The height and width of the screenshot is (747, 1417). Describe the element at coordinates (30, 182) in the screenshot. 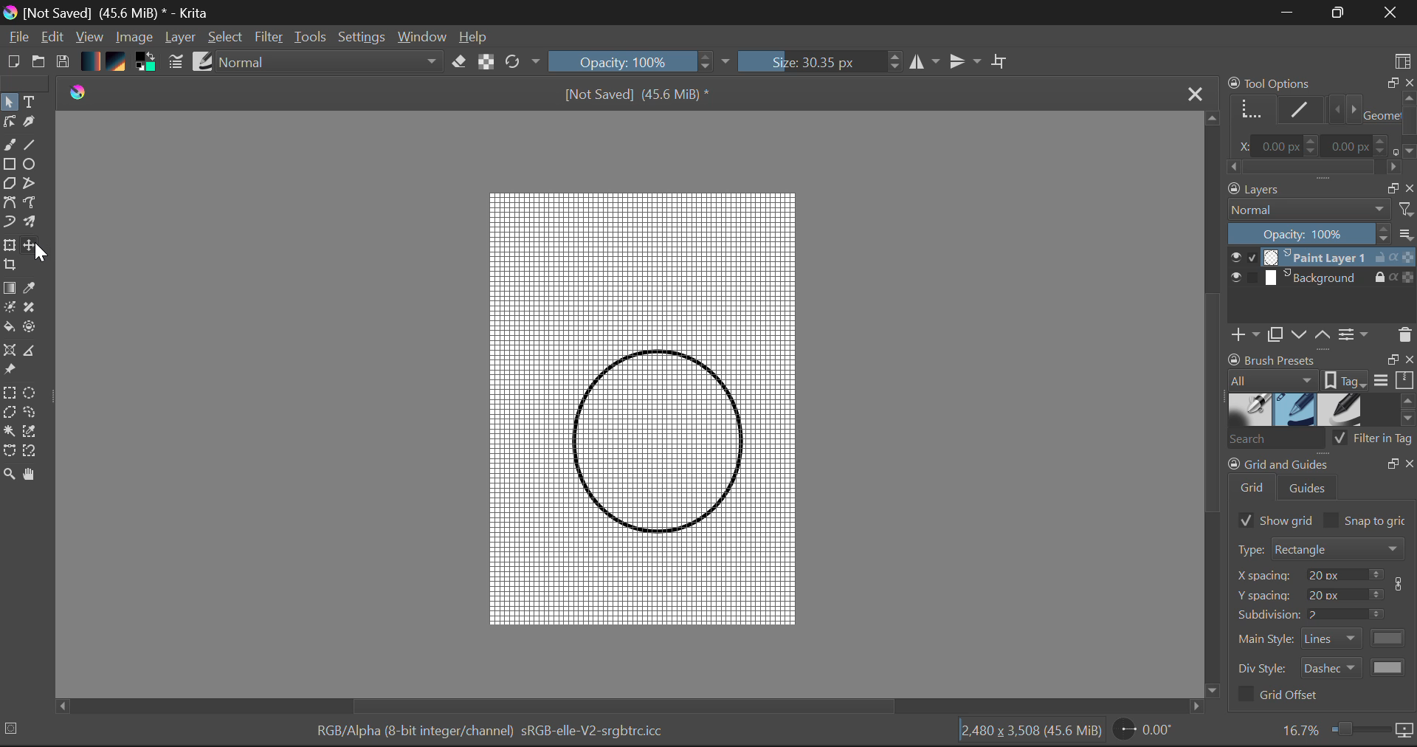

I see `Polyline` at that location.